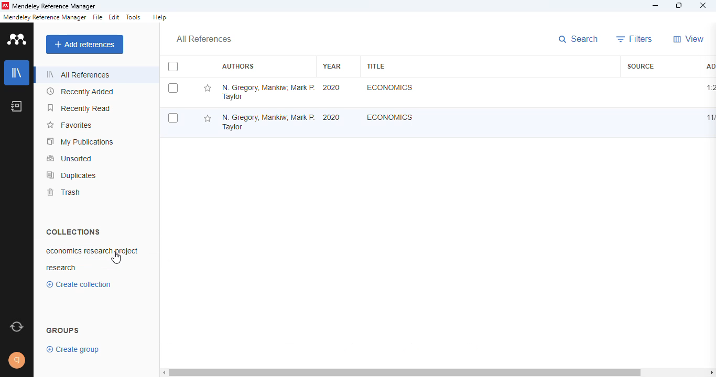 The image size is (716, 377). I want to click on 2020, so click(331, 117).